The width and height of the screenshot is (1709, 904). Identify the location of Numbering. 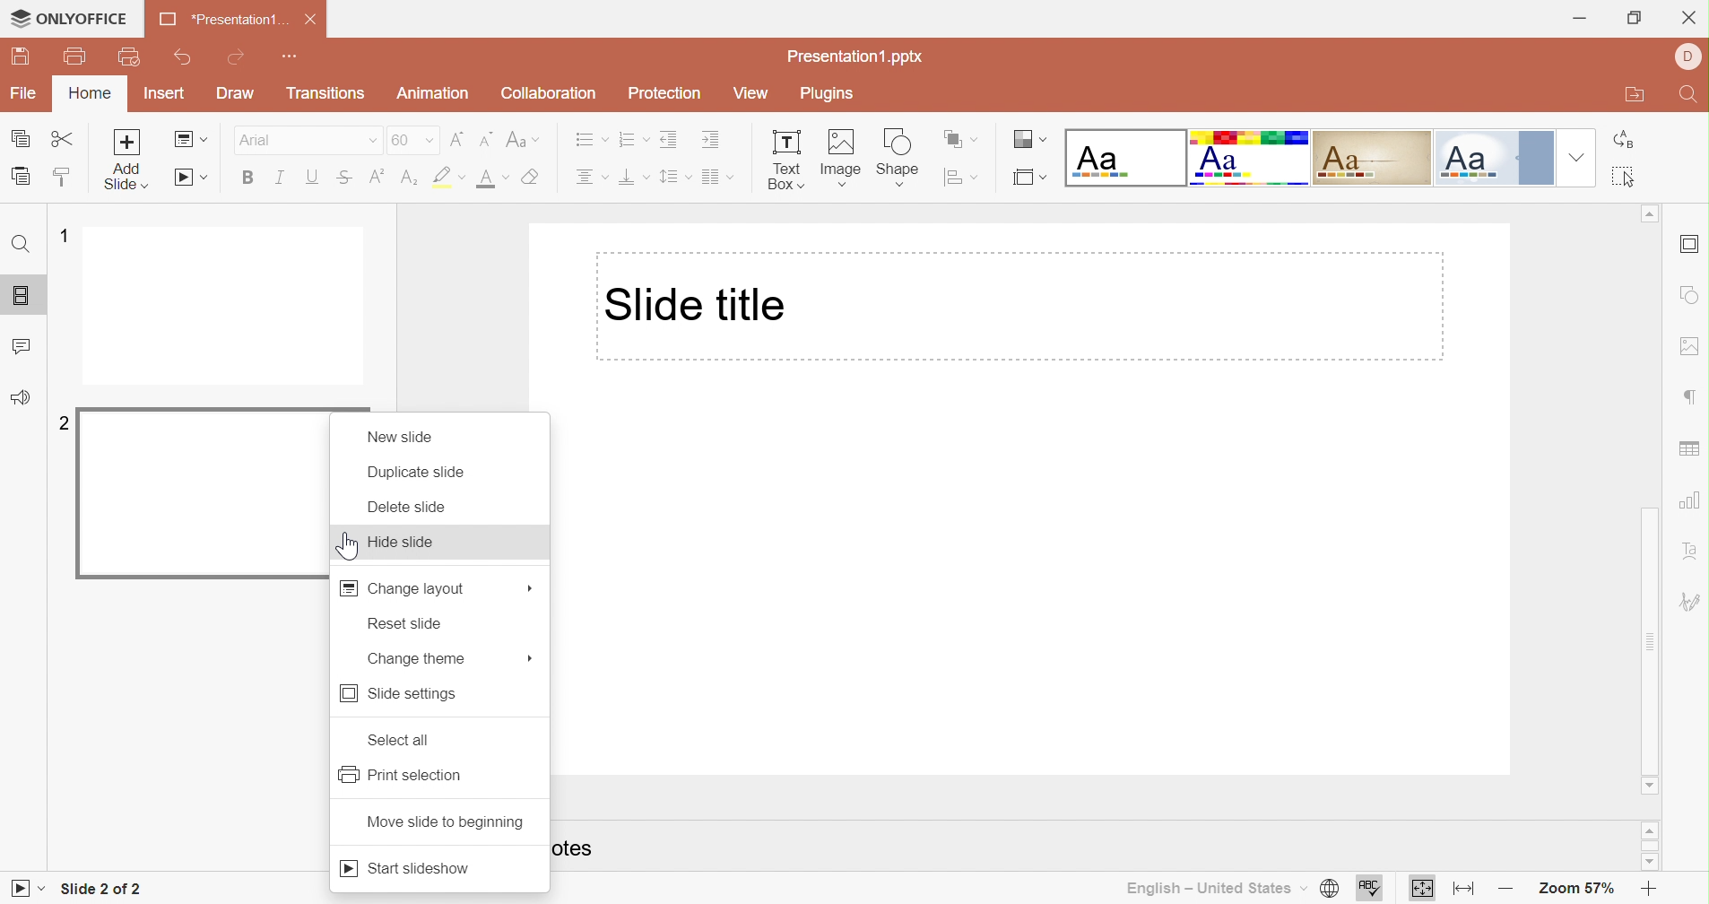
(633, 141).